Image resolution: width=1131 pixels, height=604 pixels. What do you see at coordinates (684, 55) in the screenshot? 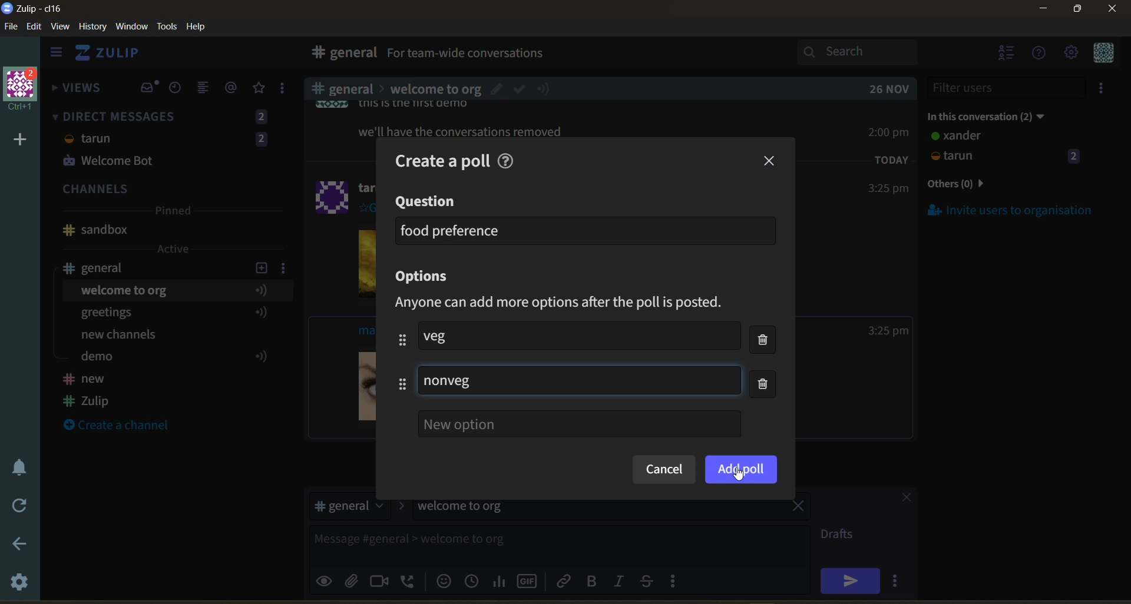
I see `help` at bounding box center [684, 55].